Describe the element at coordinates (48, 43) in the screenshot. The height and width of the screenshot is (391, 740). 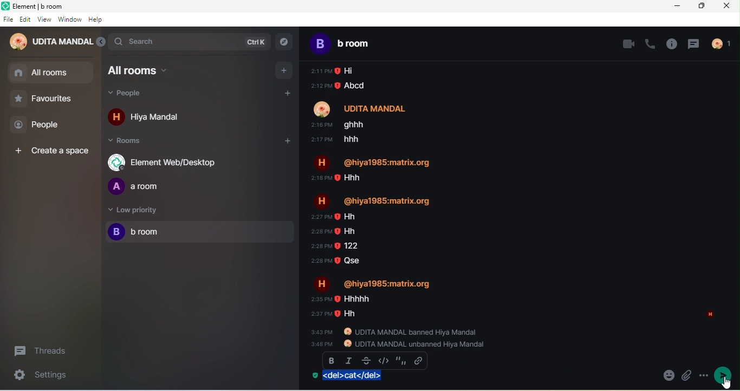
I see `udita mandal` at that location.